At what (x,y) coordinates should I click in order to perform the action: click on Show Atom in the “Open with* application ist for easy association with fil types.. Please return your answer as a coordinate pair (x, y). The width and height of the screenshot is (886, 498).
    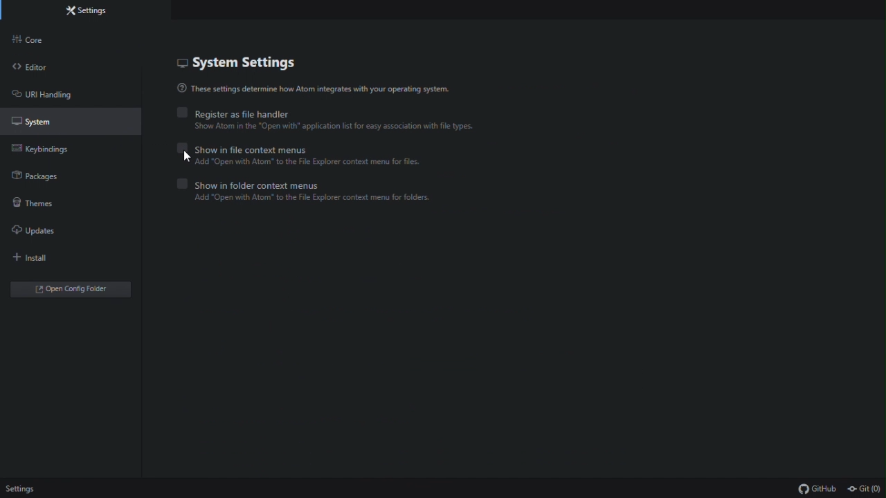
    Looking at the image, I should click on (369, 127).